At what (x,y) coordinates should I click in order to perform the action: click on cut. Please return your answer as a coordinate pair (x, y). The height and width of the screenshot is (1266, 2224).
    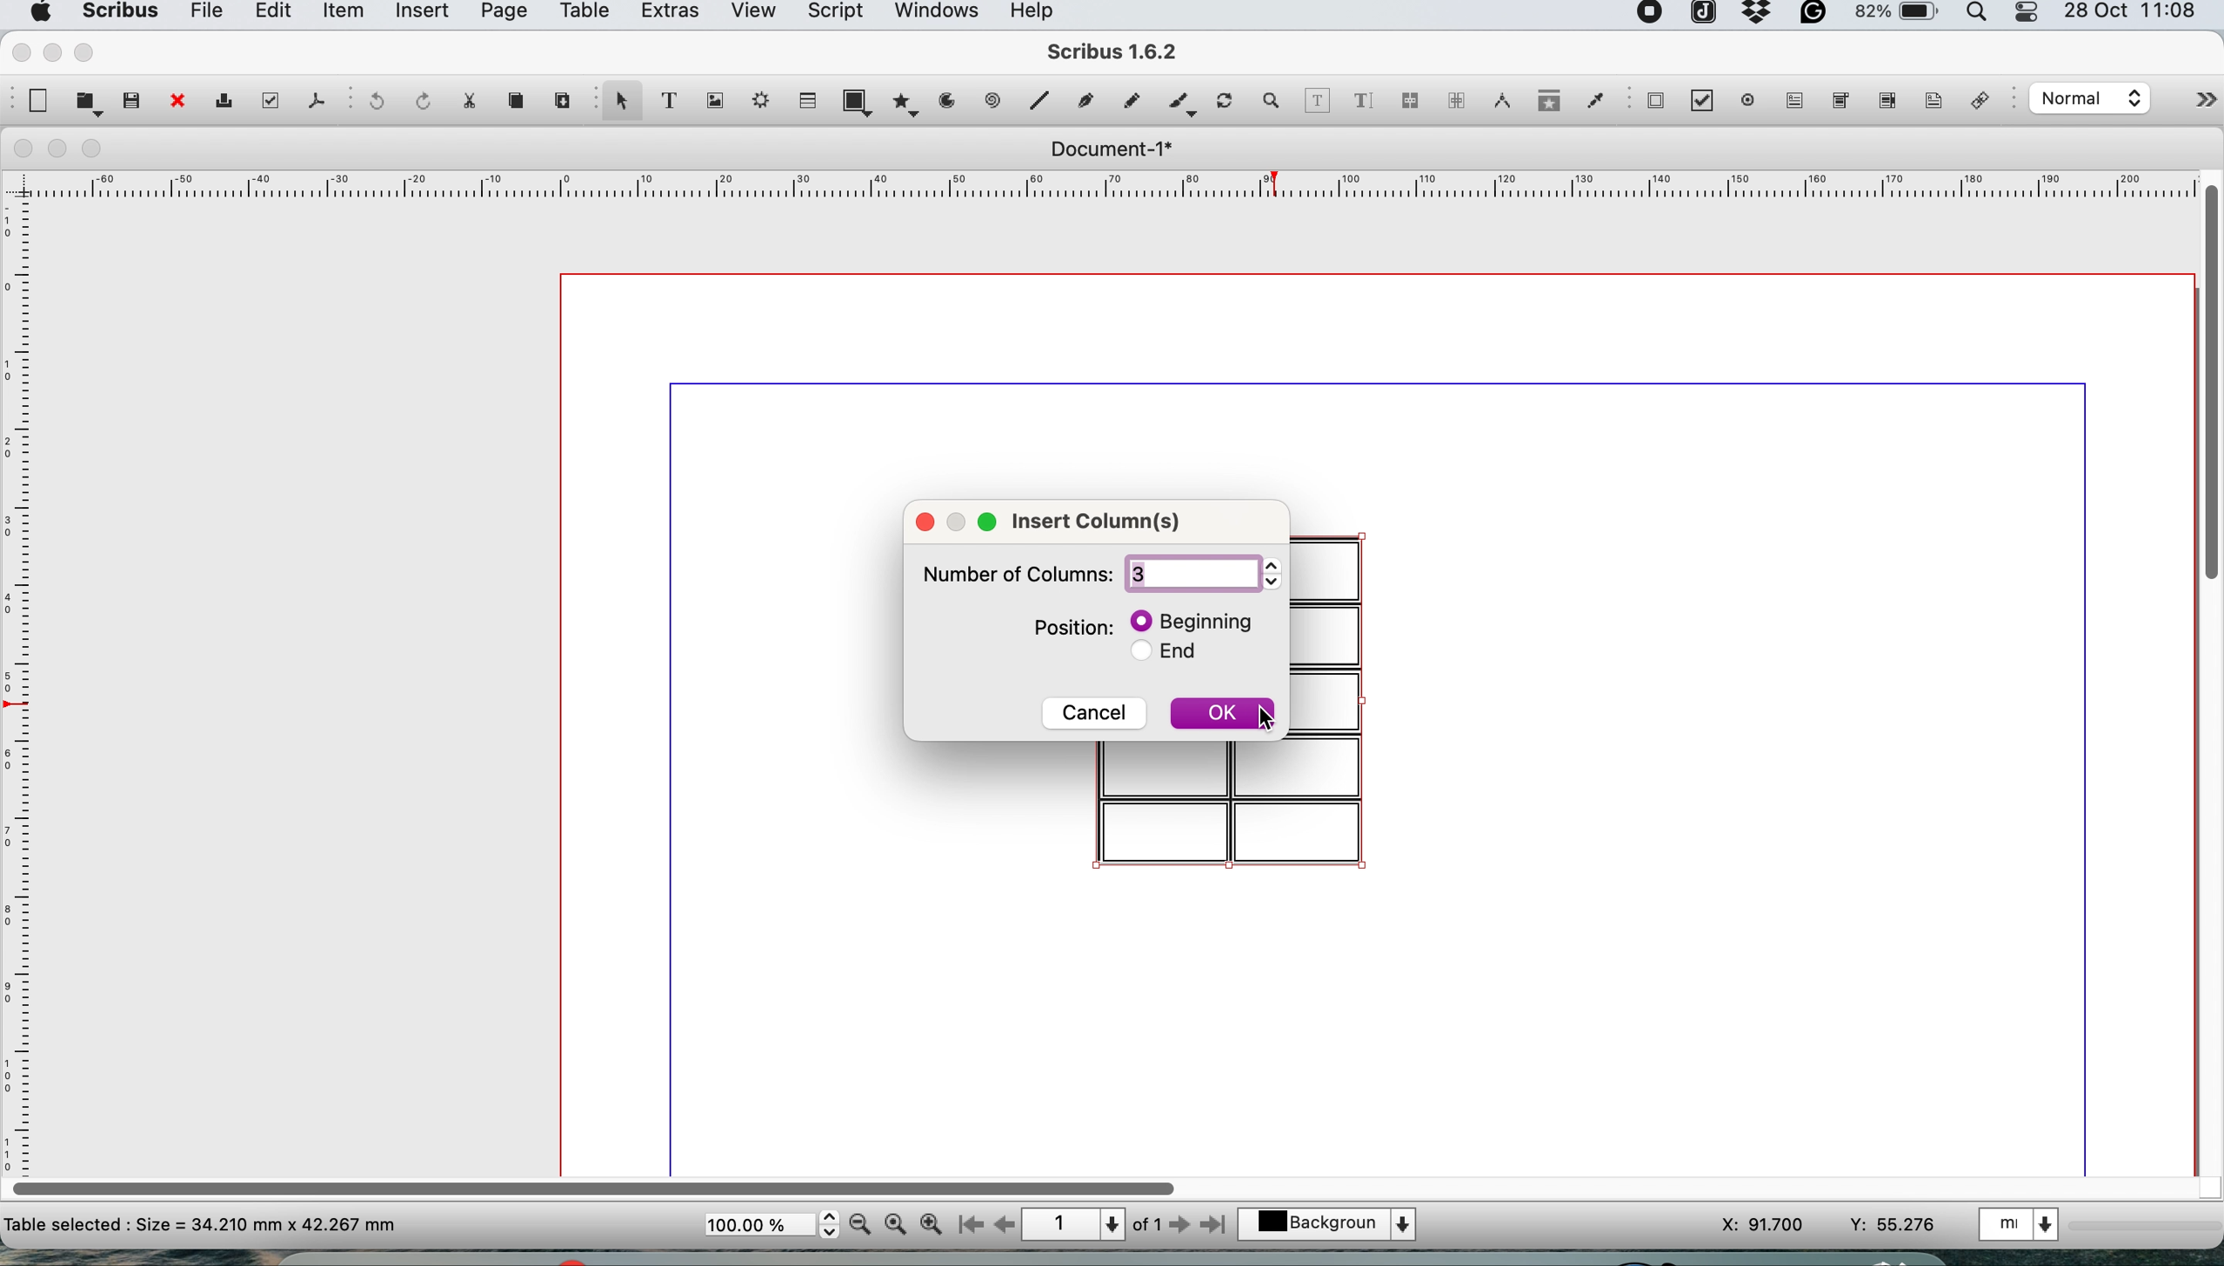
    Looking at the image, I should click on (468, 99).